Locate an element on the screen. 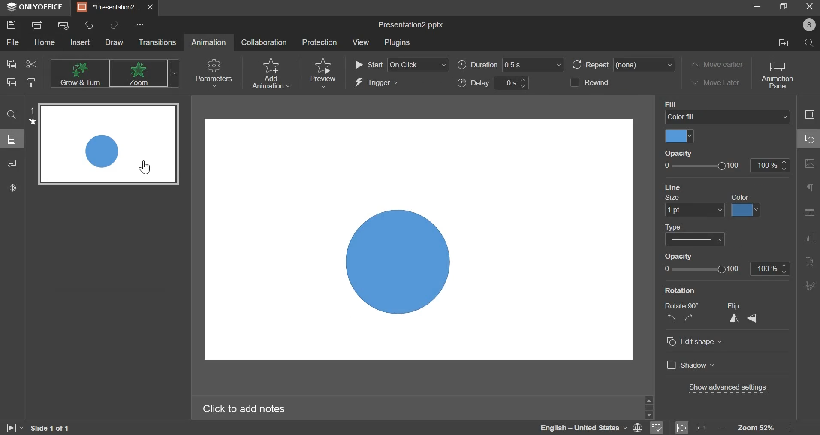 The width and height of the screenshot is (820, 435). slides is located at coordinates (13, 139).